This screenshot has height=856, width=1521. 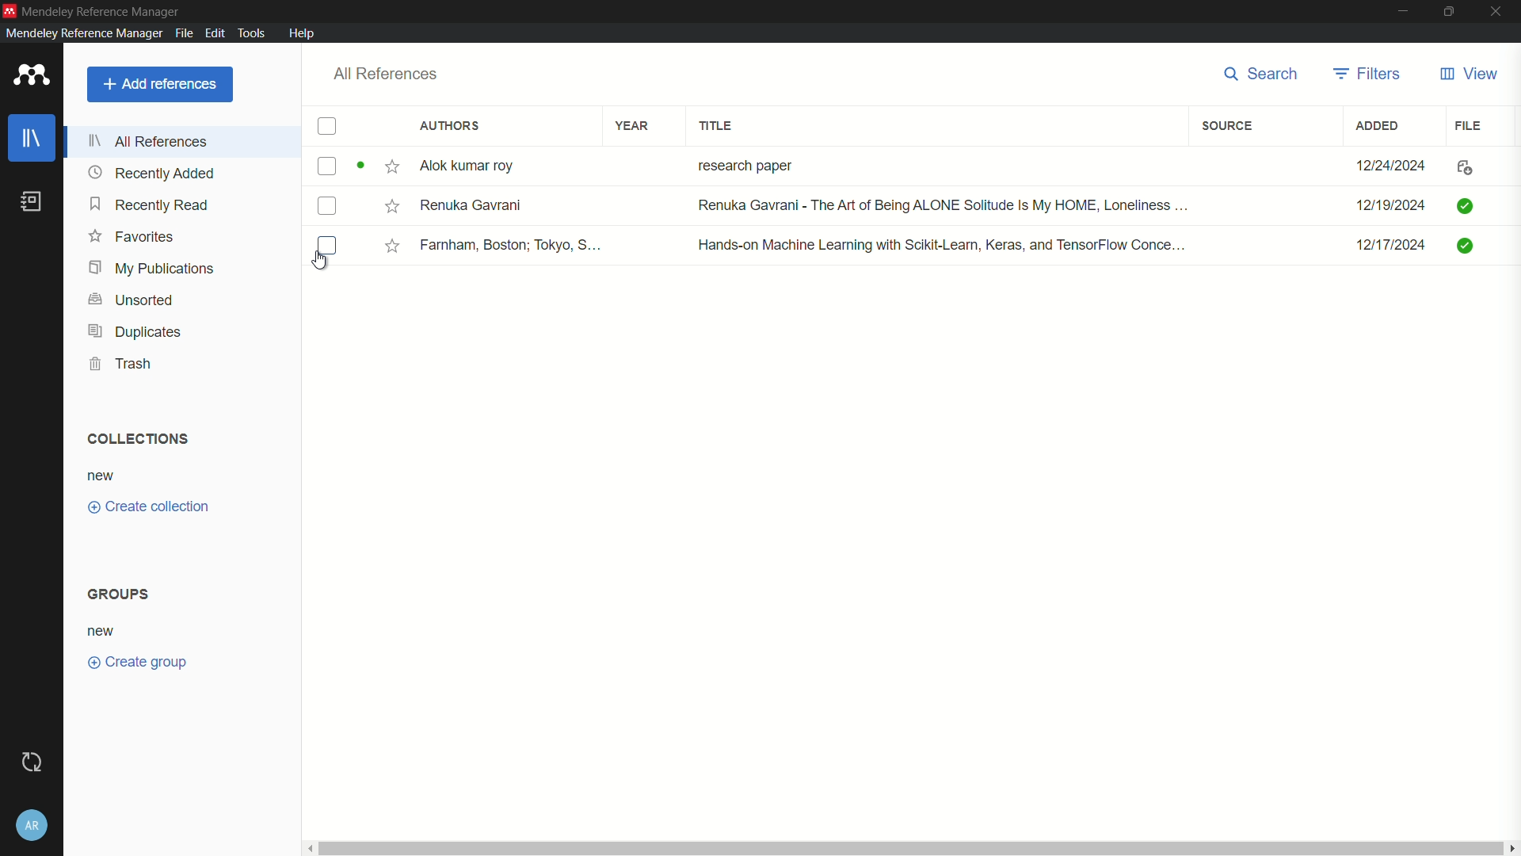 I want to click on file menu, so click(x=184, y=33).